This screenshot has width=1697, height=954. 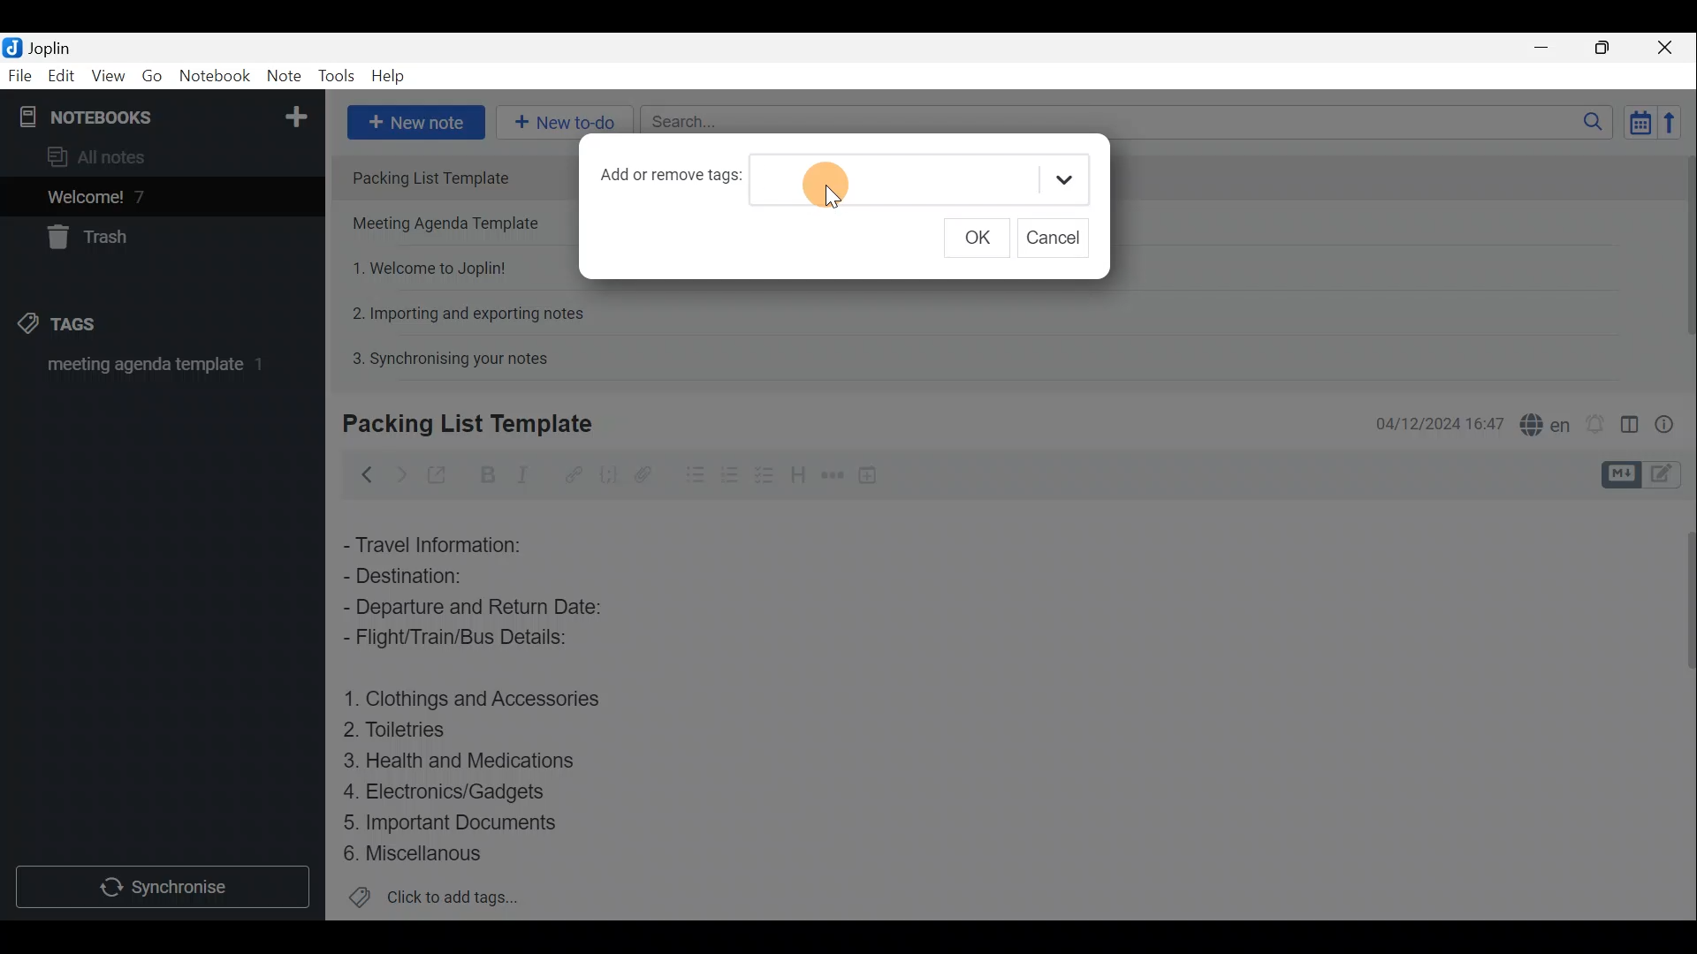 I want to click on View, so click(x=110, y=76).